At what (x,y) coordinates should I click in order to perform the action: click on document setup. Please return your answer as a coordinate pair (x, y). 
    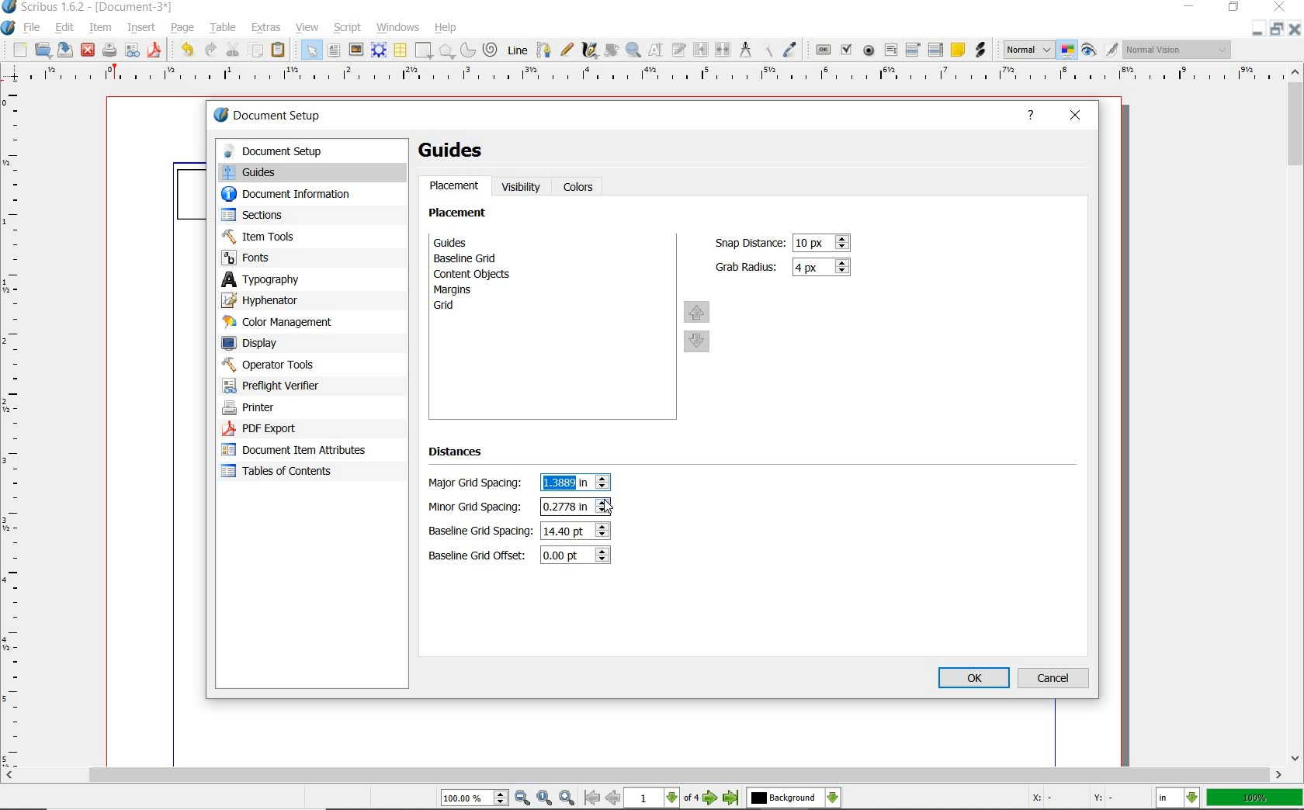
    Looking at the image, I should click on (285, 117).